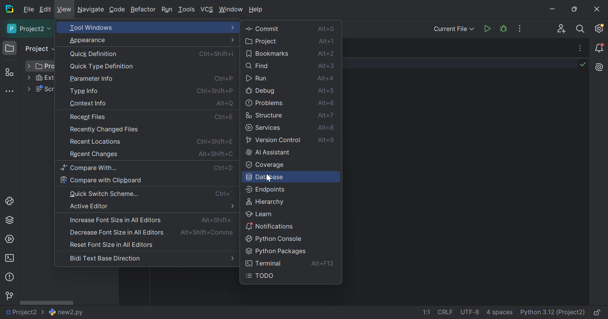  What do you see at coordinates (600, 67) in the screenshot?
I see `AI Assistant` at bounding box center [600, 67].